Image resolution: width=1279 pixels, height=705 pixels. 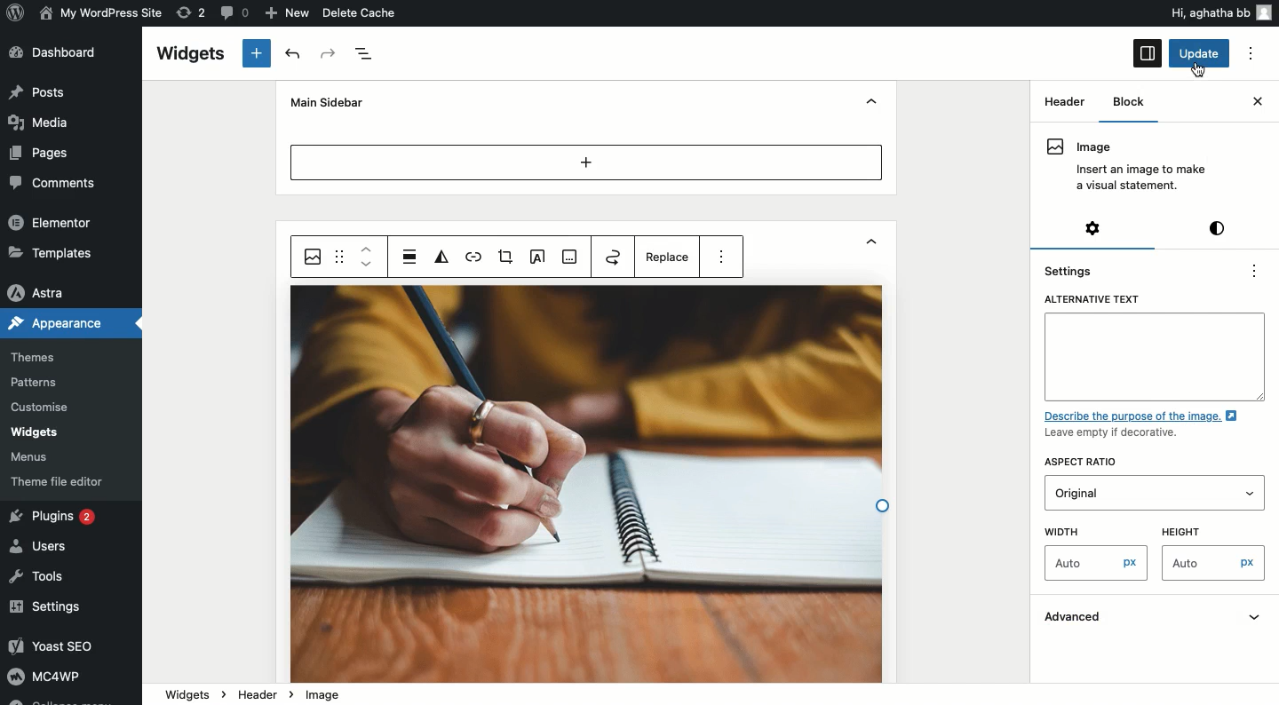 What do you see at coordinates (341, 256) in the screenshot?
I see `Drag` at bounding box center [341, 256].